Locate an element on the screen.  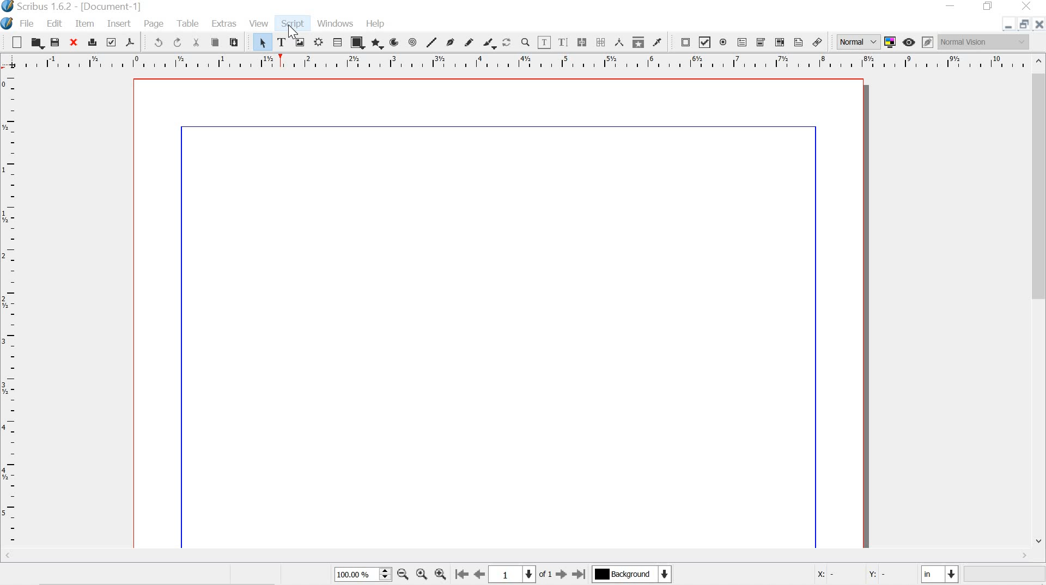
select item is located at coordinates (261, 41).